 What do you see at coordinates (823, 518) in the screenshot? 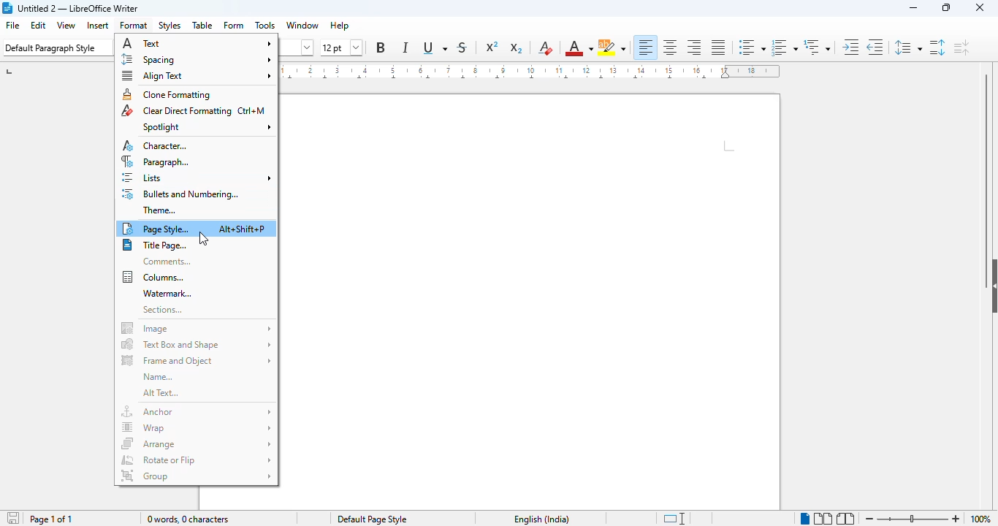
I see `multi-page view` at bounding box center [823, 518].